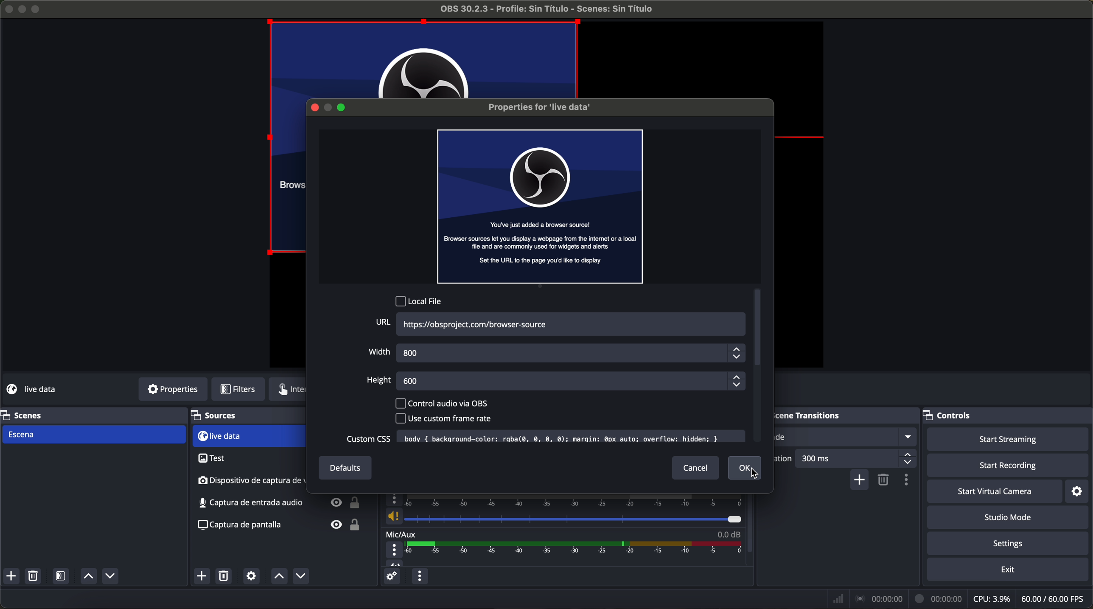 This screenshot has height=609, width=1093. I want to click on properties, so click(174, 389).